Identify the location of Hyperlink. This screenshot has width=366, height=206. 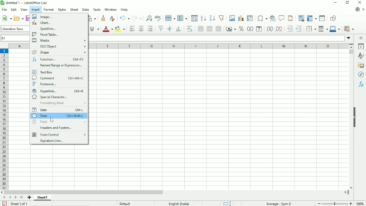
(58, 91).